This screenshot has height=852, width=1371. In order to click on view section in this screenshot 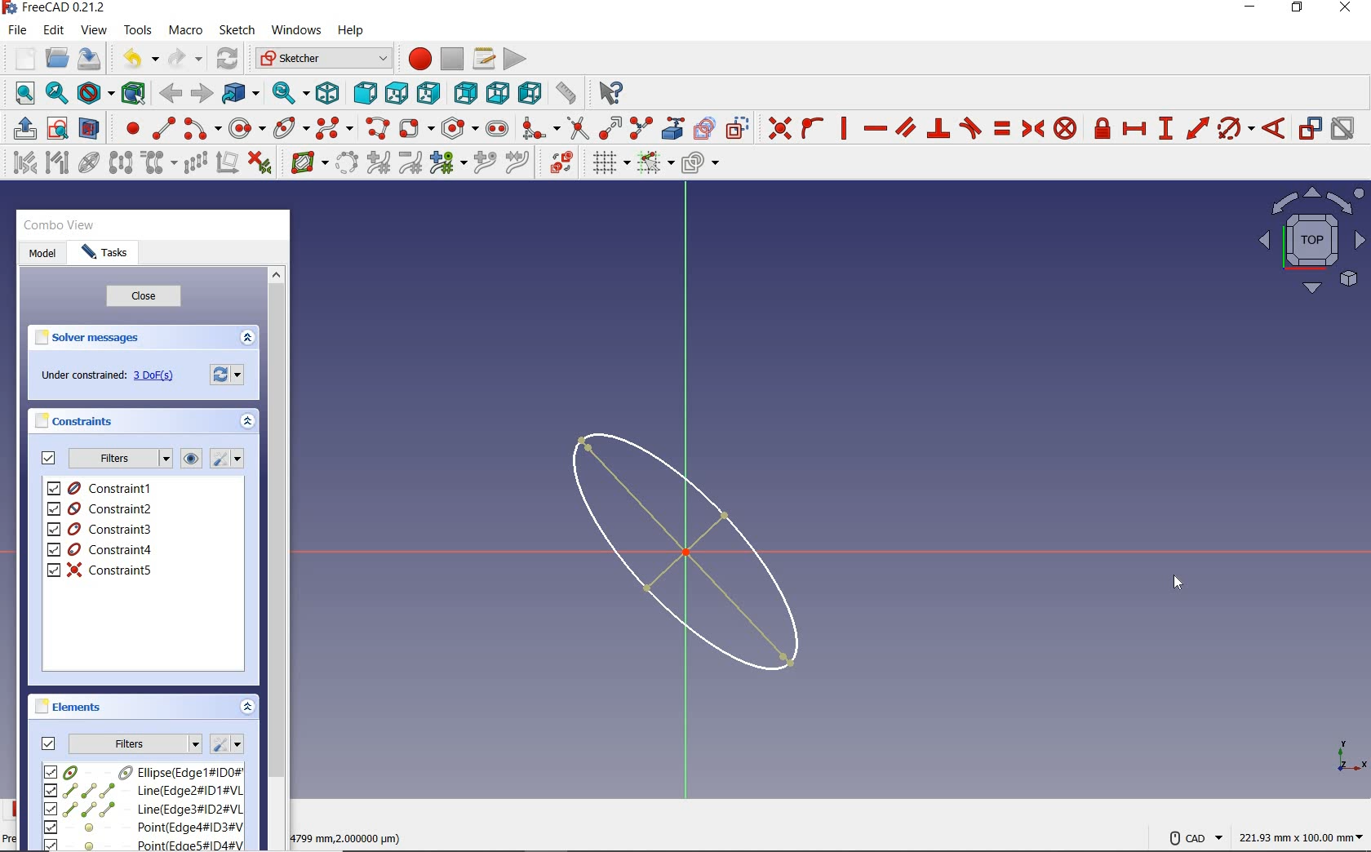, I will do `click(92, 128)`.